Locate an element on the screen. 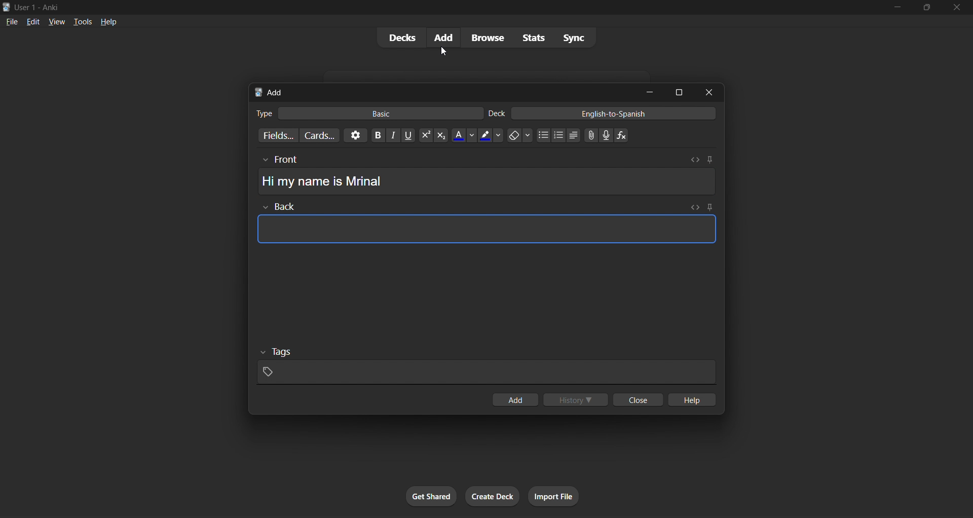 This screenshot has height=518, width=973. maximize/restore is located at coordinates (924, 8).